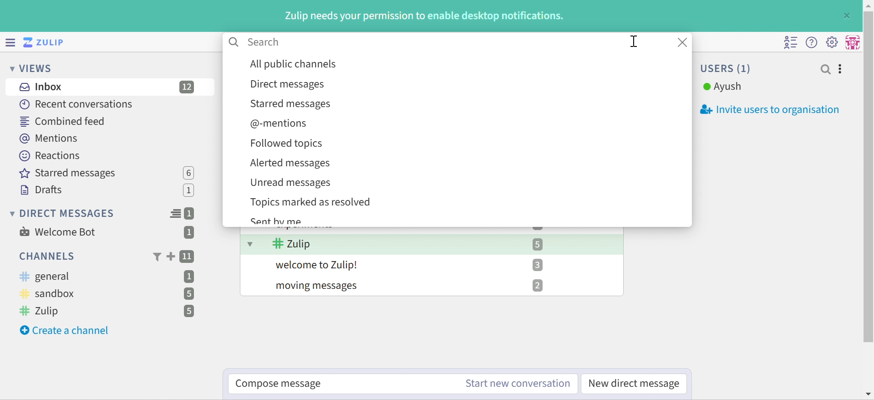 This screenshot has height=400, width=874. Describe the element at coordinates (318, 265) in the screenshot. I see `welcome to Zulip!` at that location.